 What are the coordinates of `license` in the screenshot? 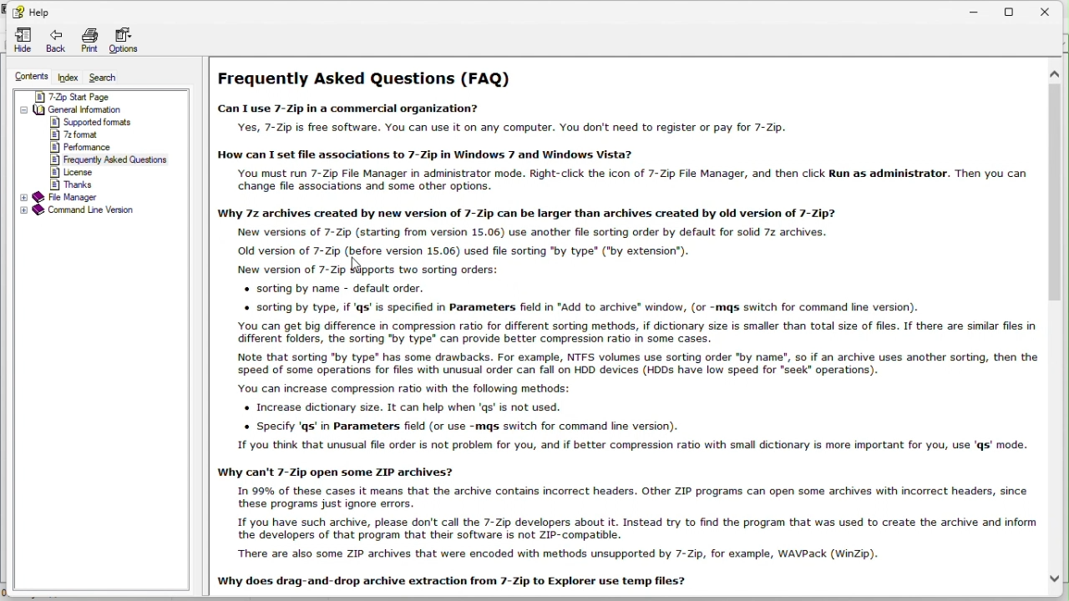 It's located at (71, 172).